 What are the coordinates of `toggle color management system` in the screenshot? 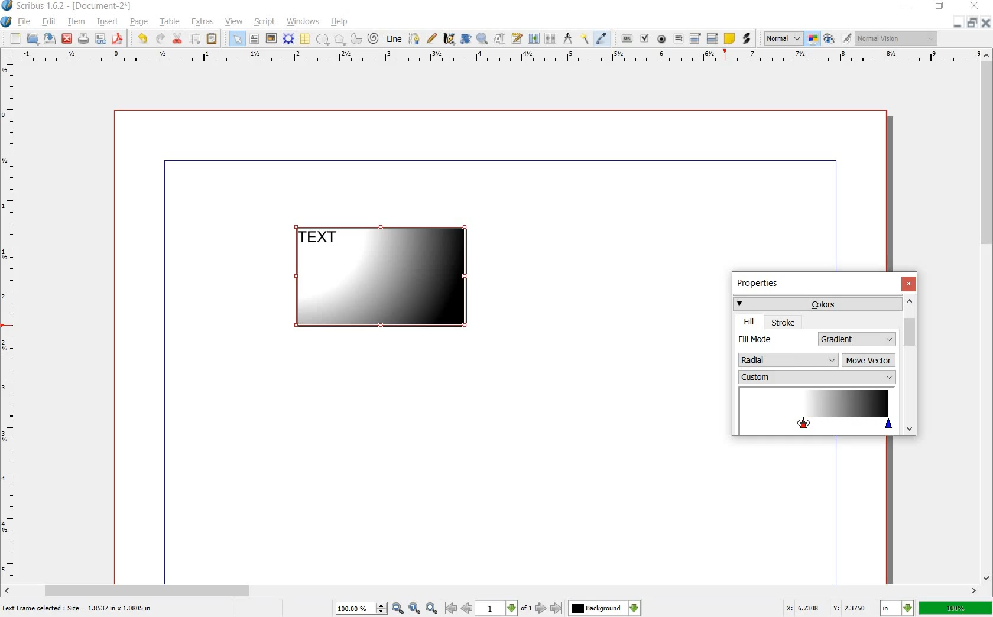 It's located at (813, 39).